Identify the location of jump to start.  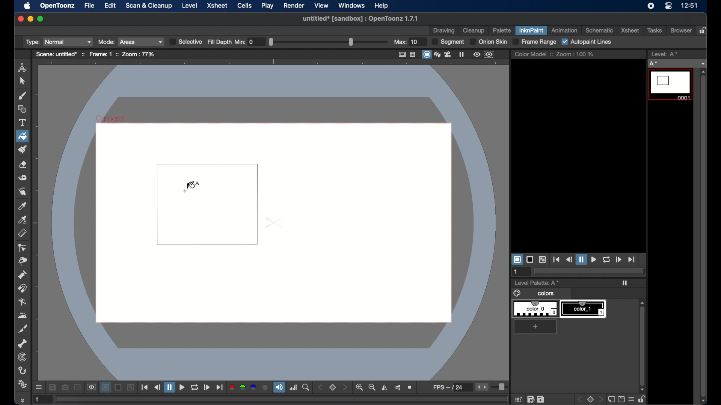
(145, 387).